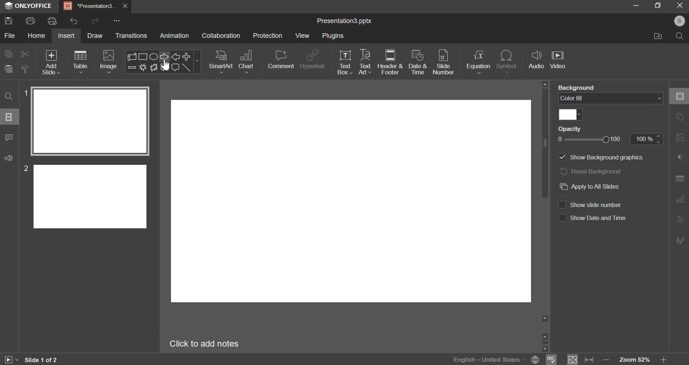 The image size is (689, 365). Describe the element at coordinates (589, 360) in the screenshot. I see `fit to width` at that location.